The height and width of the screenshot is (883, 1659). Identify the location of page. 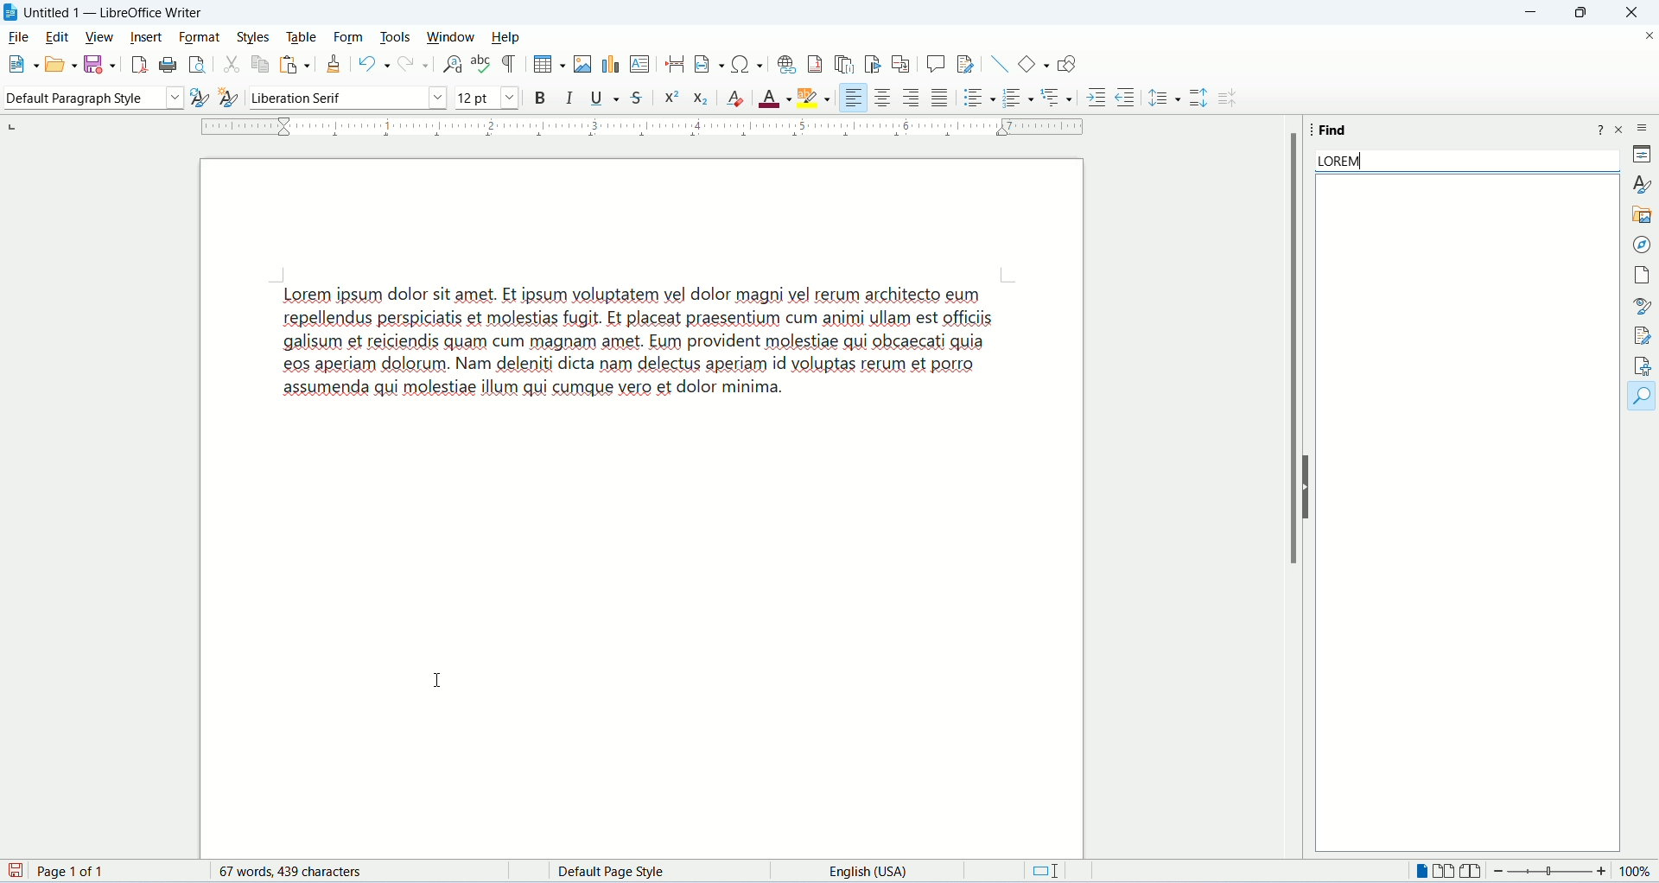
(55, 872).